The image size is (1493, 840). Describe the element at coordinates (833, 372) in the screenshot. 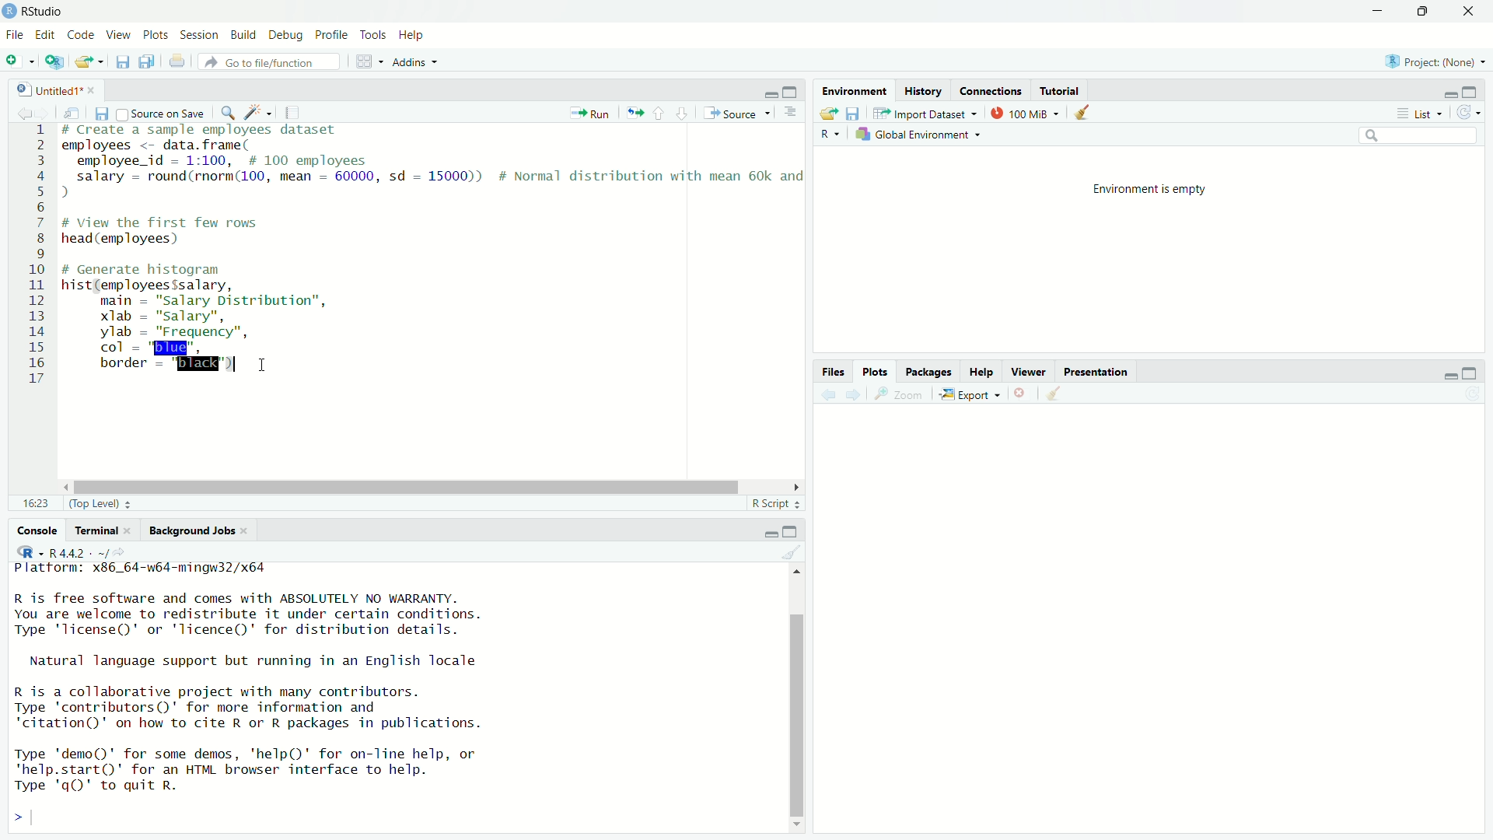

I see `Files` at that location.